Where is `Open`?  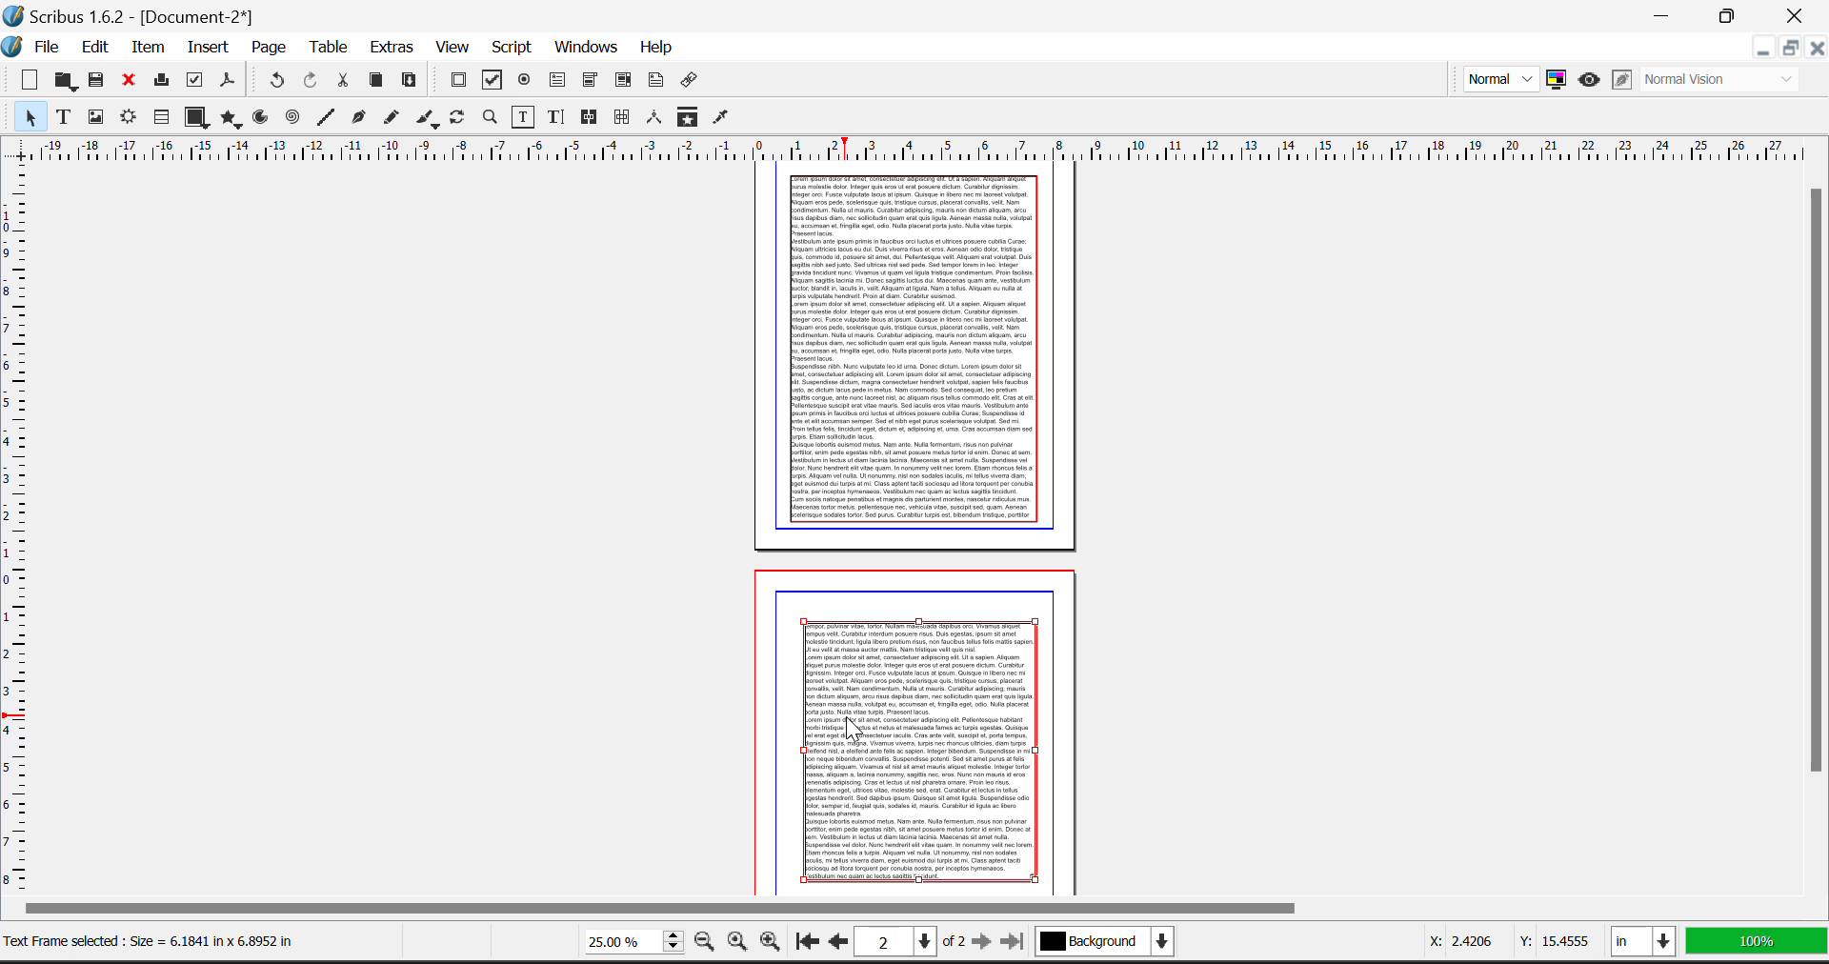
Open is located at coordinates (65, 81).